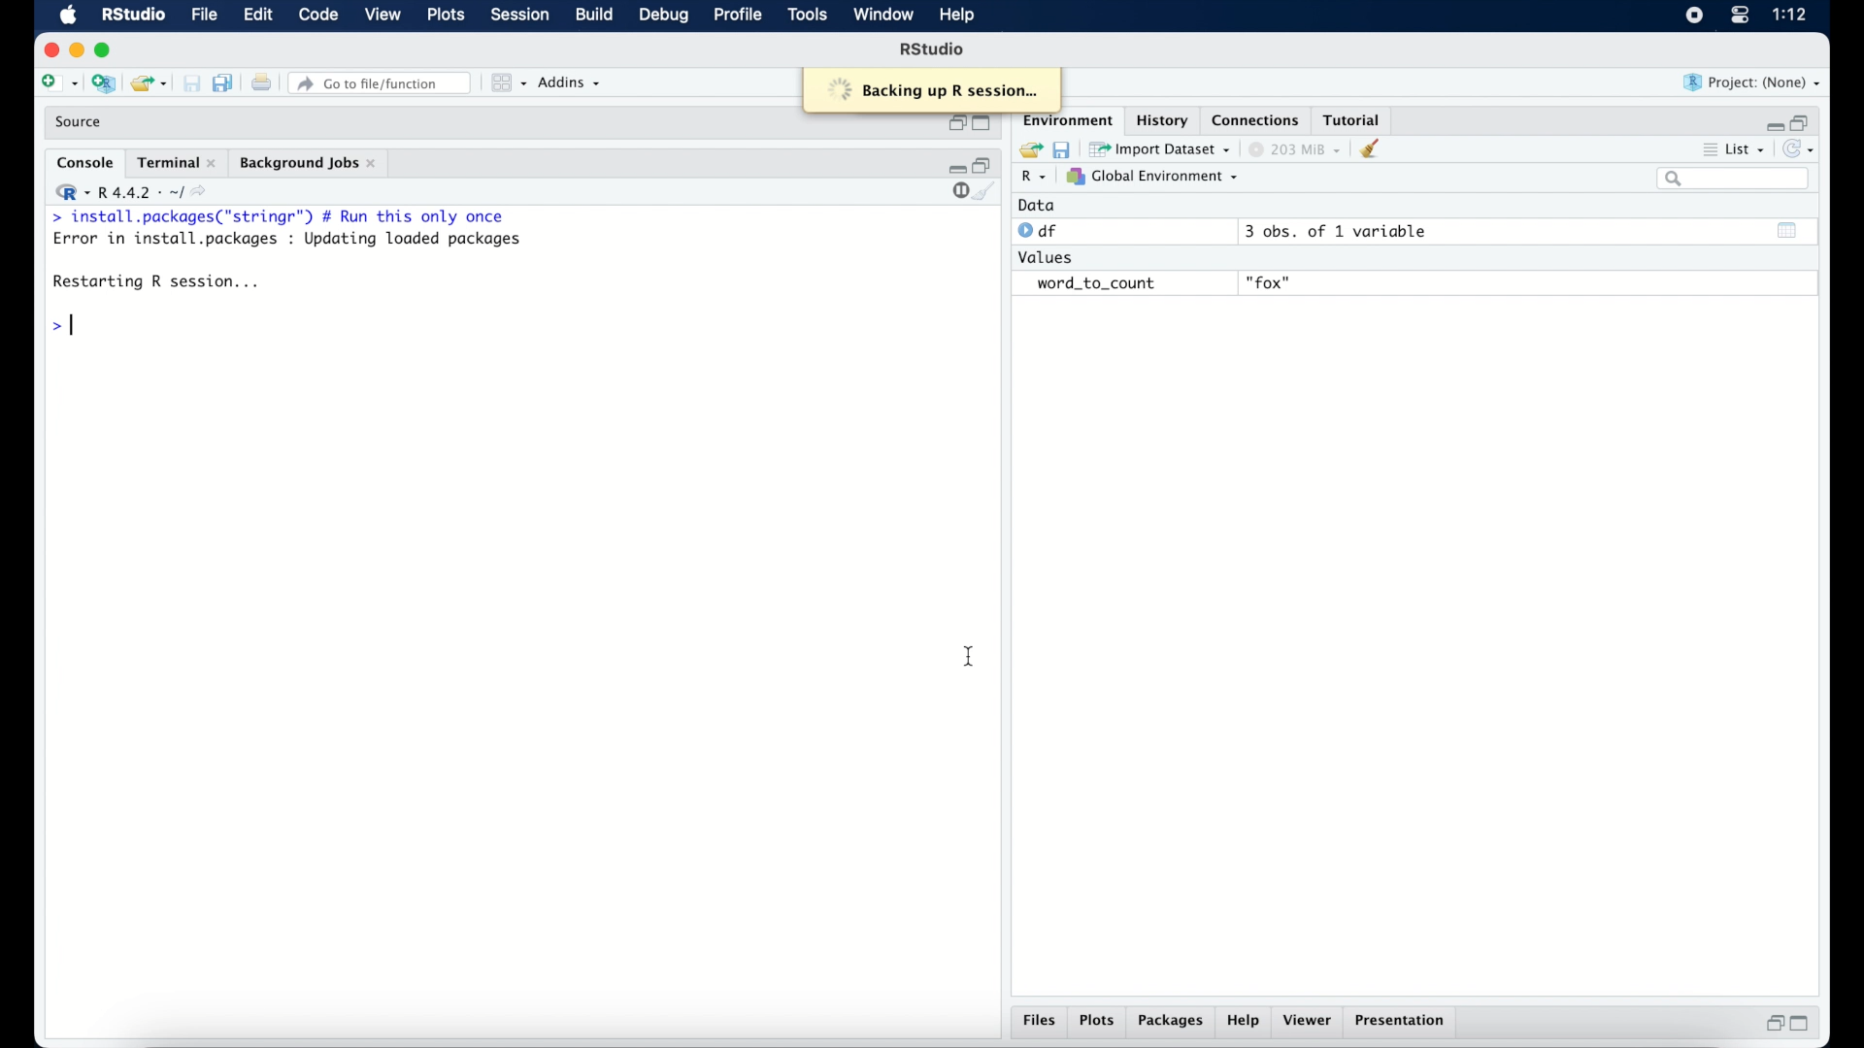  Describe the element at coordinates (1270, 283) in the screenshot. I see `fox` at that location.